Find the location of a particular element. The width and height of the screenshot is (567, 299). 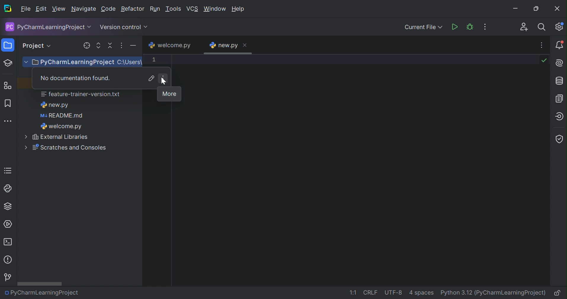

cursor is located at coordinates (166, 82).